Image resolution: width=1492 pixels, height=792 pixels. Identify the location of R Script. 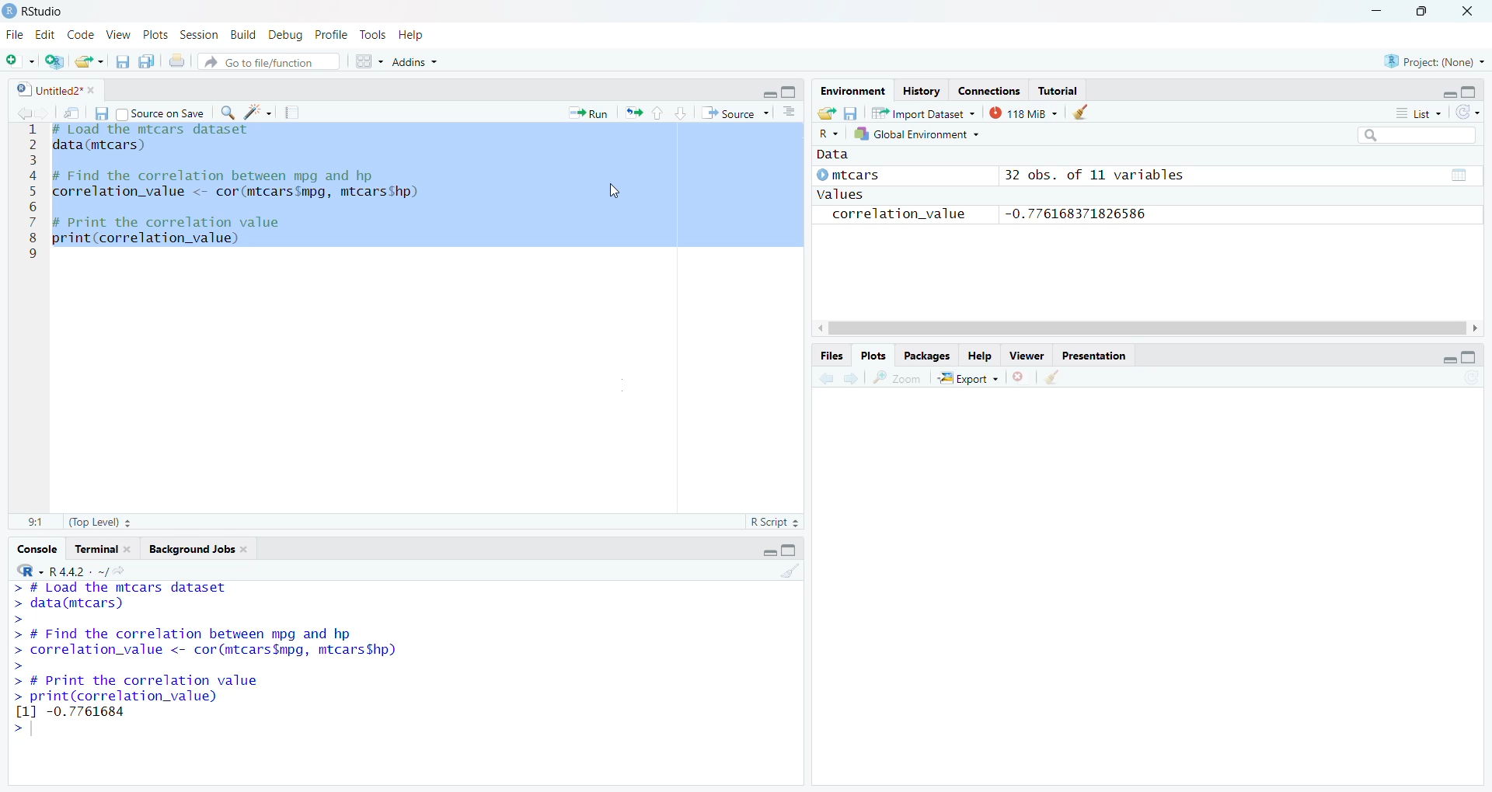
(769, 523).